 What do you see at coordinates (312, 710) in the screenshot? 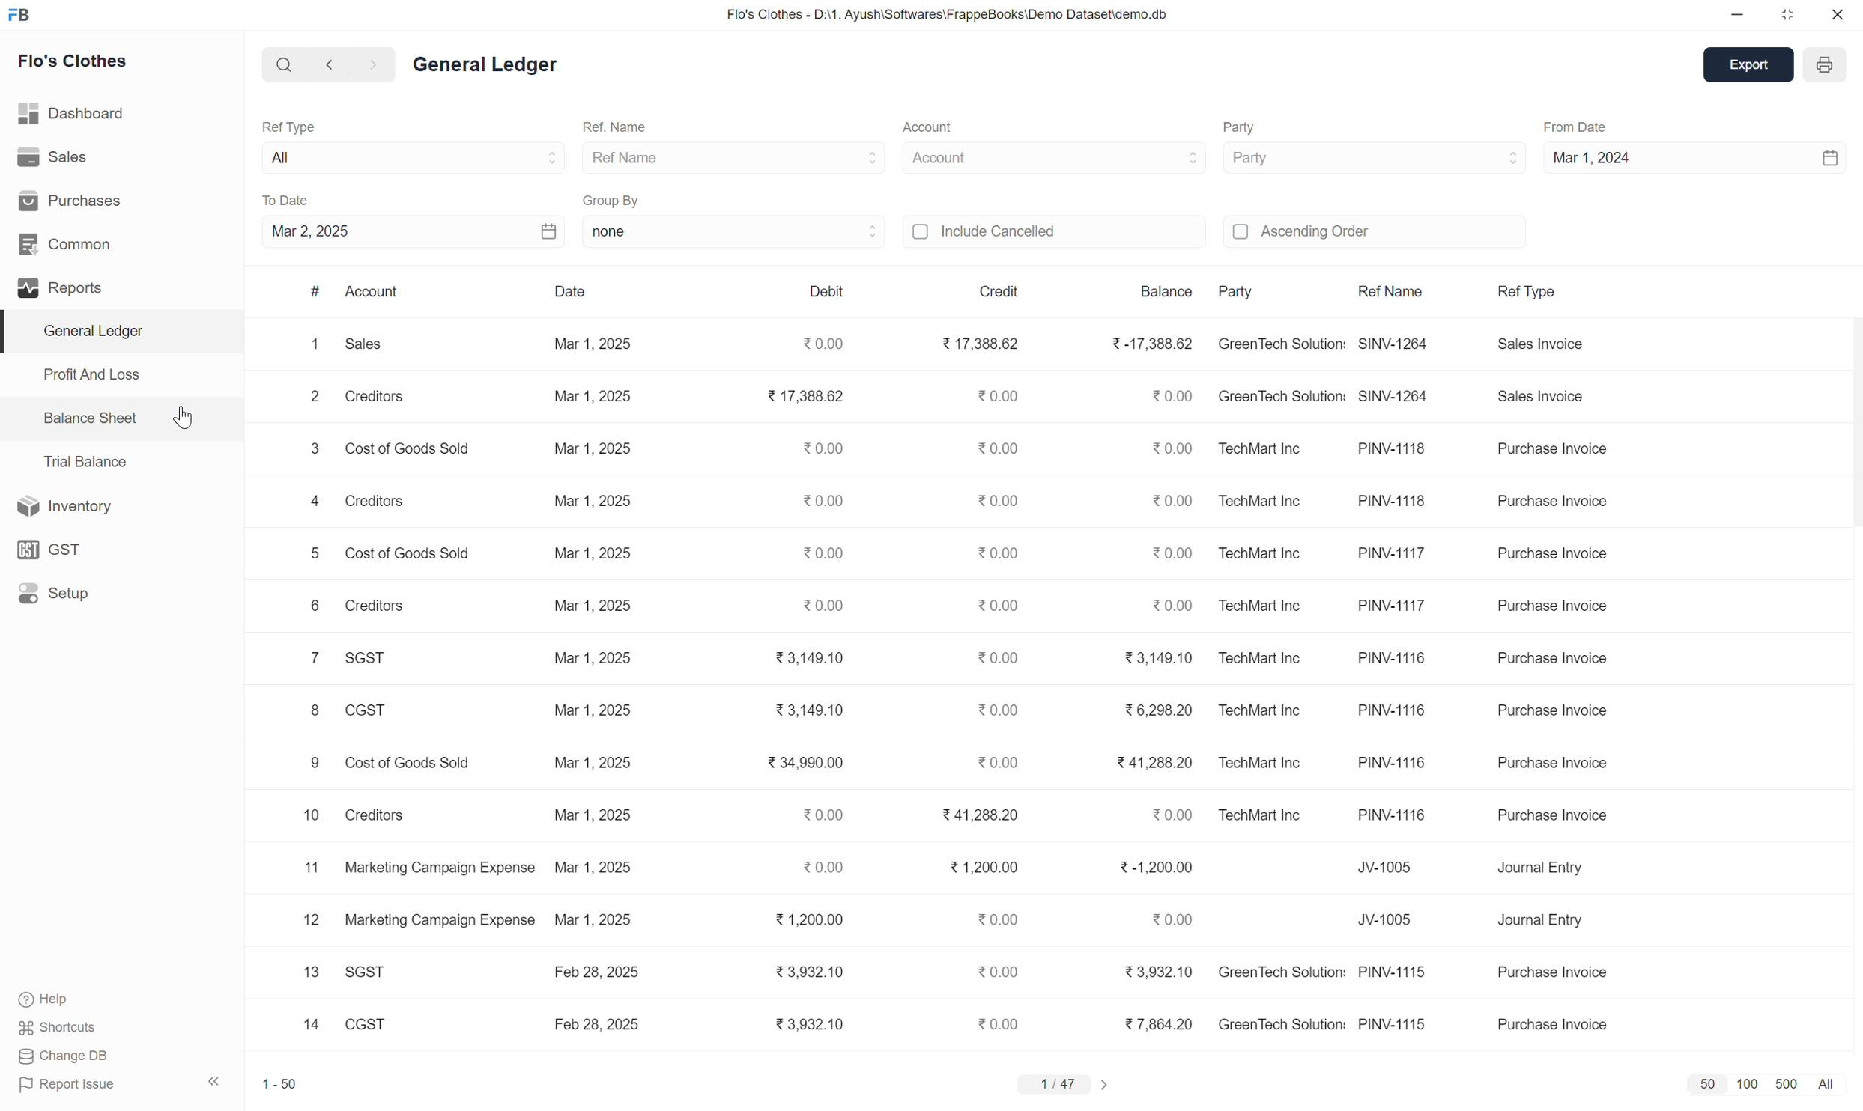
I see `8` at bounding box center [312, 710].